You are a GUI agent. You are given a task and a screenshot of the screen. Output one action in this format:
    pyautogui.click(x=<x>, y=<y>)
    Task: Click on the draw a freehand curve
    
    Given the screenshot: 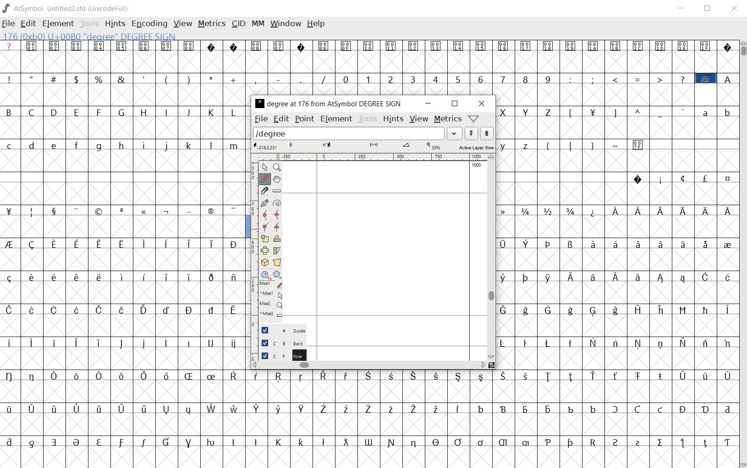 What is the action you would take?
    pyautogui.click(x=264, y=179)
    